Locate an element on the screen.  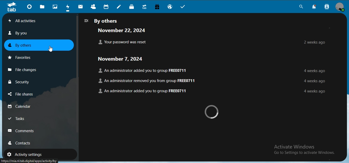
By others is located at coordinates (102, 20).